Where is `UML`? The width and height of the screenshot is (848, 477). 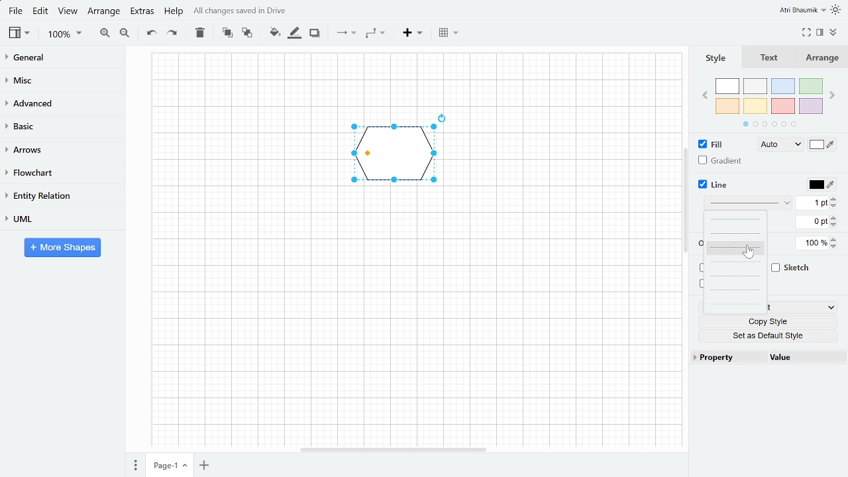
UML is located at coordinates (60, 219).